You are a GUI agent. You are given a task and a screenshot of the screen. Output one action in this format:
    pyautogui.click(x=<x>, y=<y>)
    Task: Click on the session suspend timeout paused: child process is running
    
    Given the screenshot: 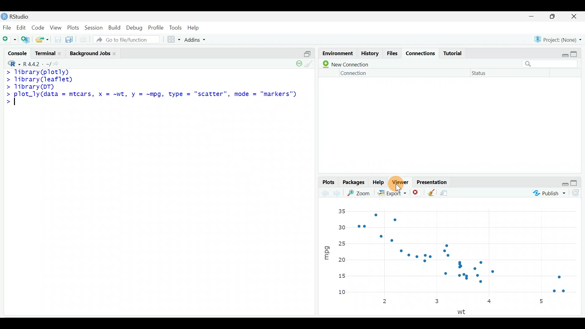 What is the action you would take?
    pyautogui.click(x=297, y=66)
    